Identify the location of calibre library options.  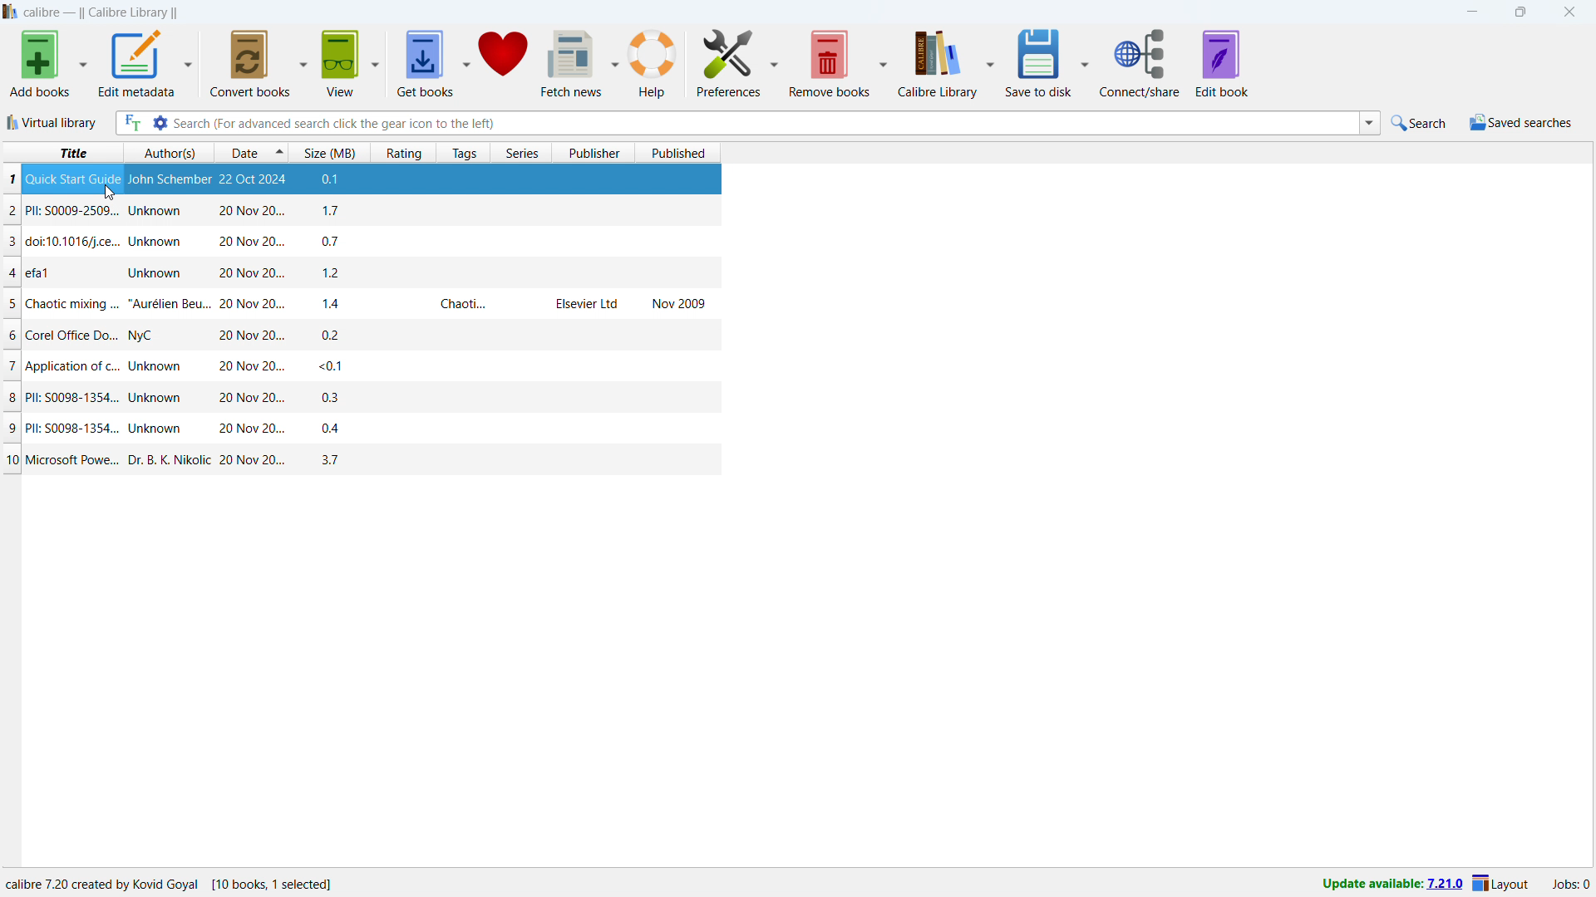
(990, 62).